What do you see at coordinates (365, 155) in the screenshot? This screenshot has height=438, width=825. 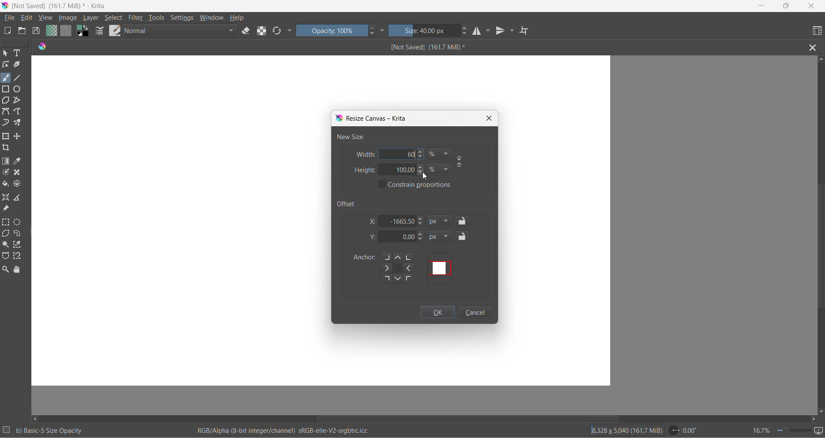 I see `width` at bounding box center [365, 155].